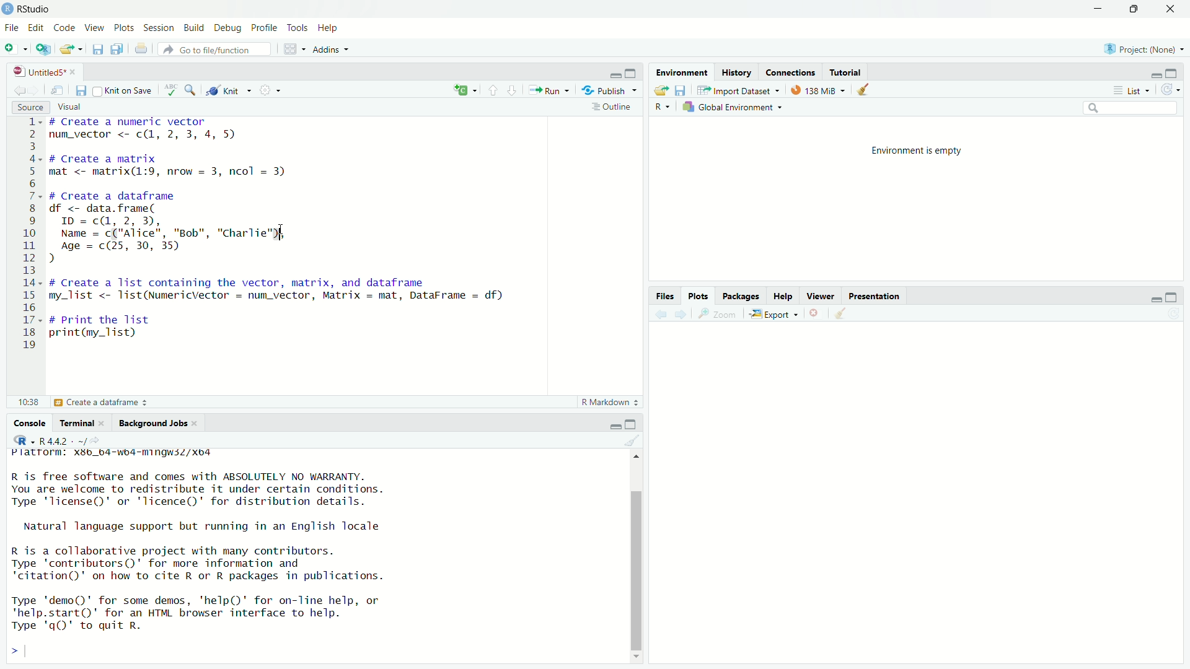  Describe the element at coordinates (196, 27) in the screenshot. I see `Build` at that location.